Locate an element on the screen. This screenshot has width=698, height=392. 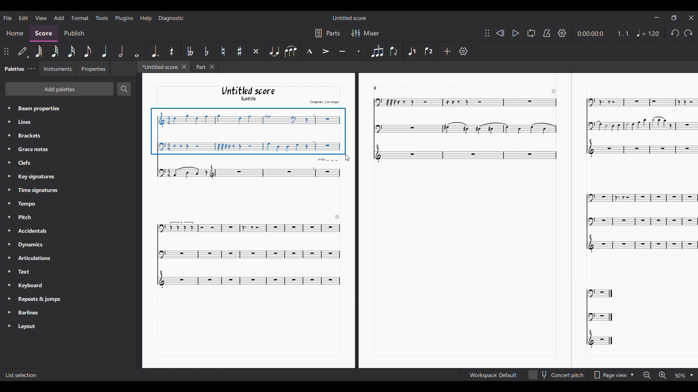
Beam properties is located at coordinates (57, 108).